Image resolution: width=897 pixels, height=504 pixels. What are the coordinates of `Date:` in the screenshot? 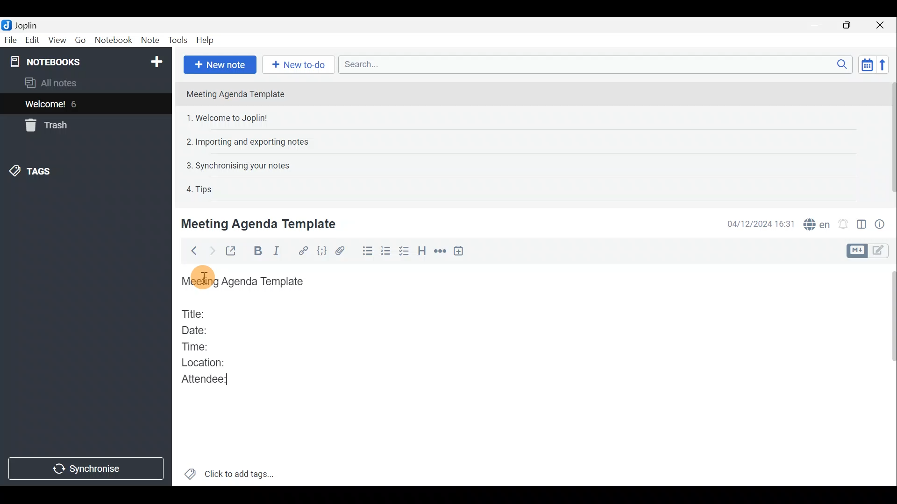 It's located at (202, 329).